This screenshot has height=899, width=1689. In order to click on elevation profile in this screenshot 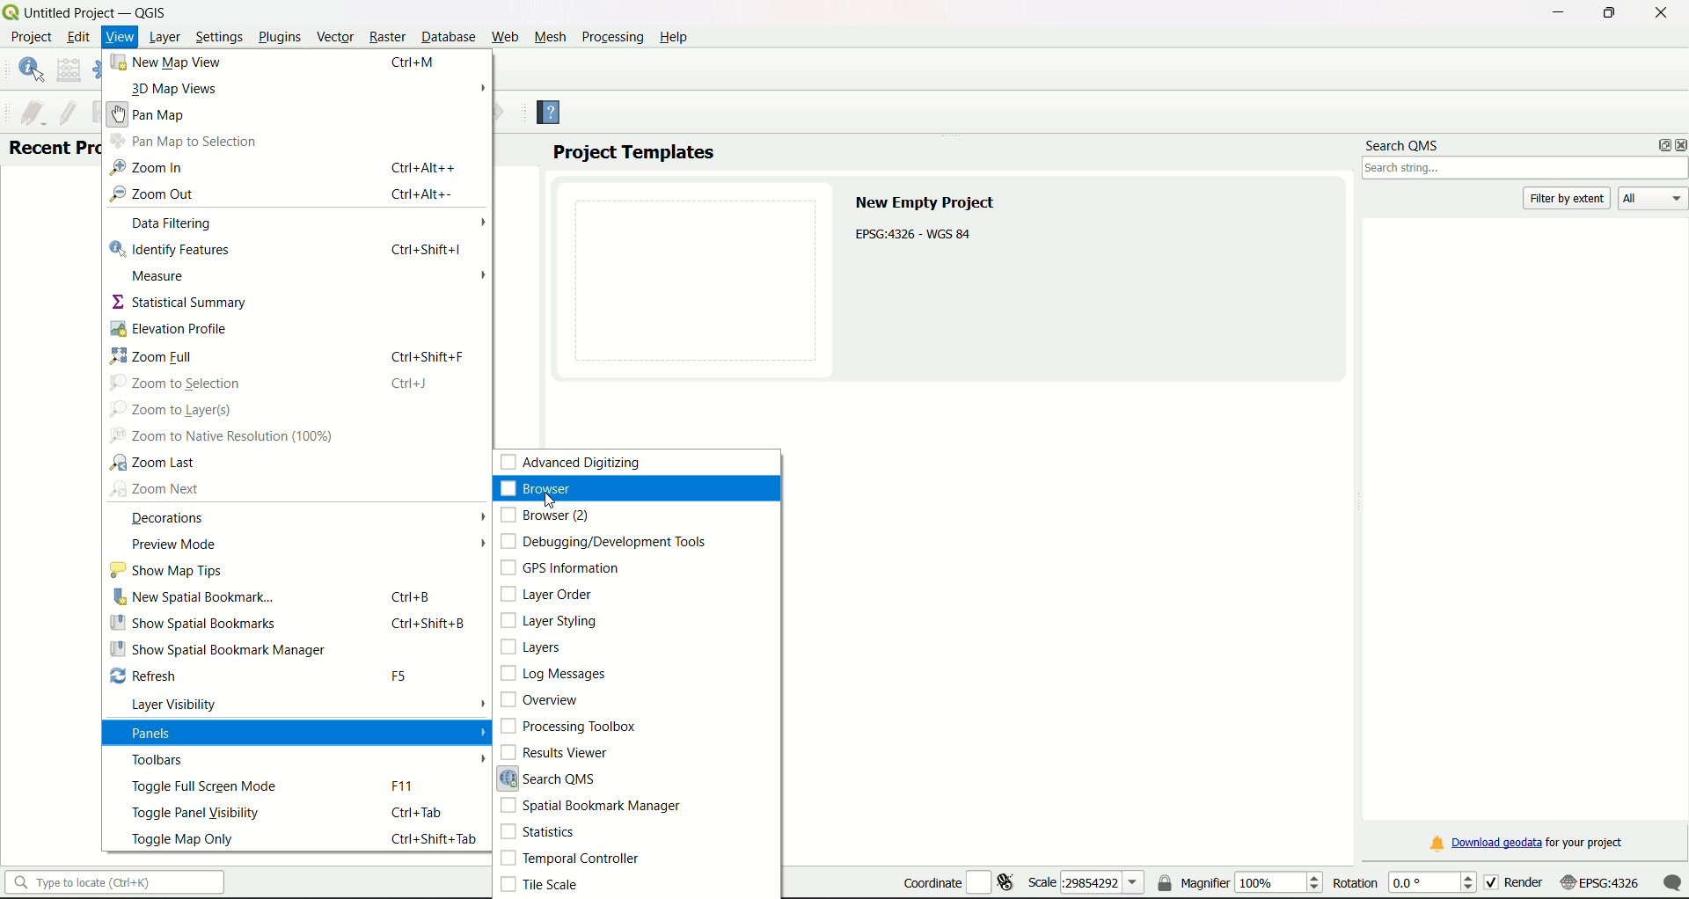, I will do `click(150, 327)`.